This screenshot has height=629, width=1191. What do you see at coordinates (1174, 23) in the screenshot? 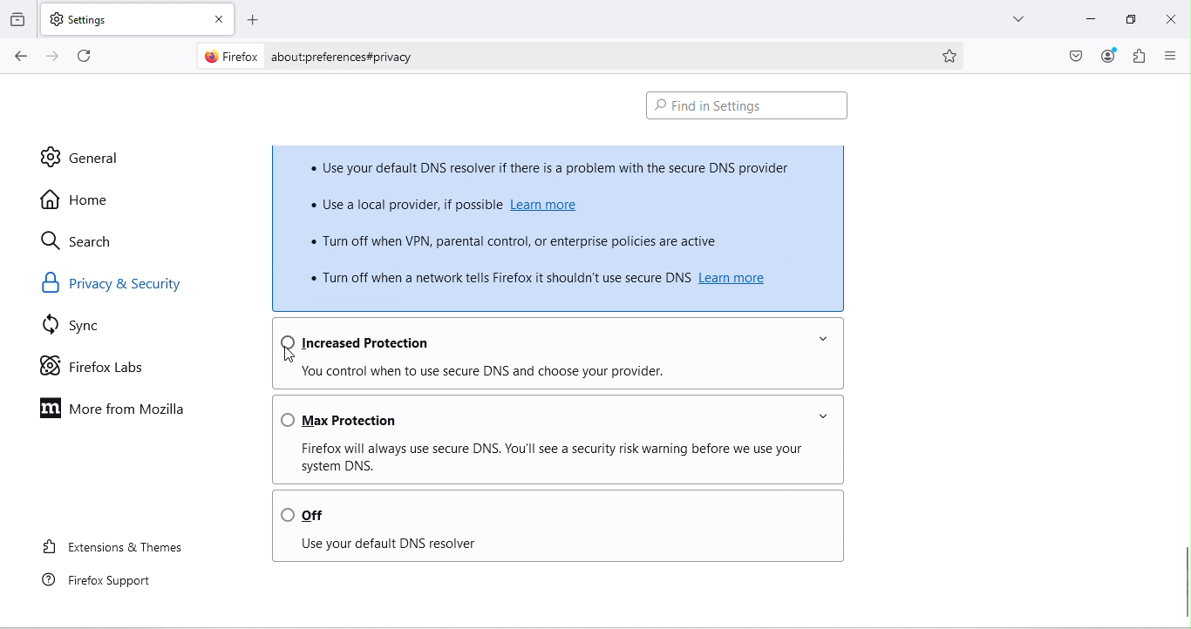
I see `close` at bounding box center [1174, 23].